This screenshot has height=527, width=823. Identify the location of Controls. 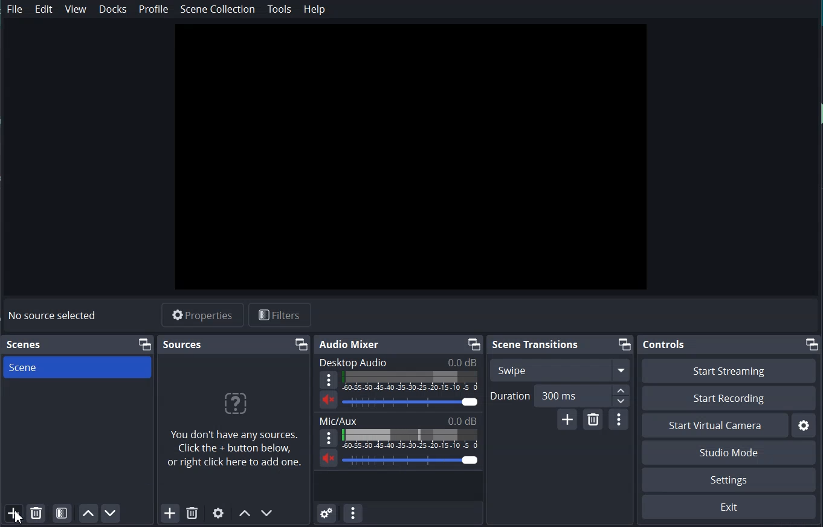
(665, 344).